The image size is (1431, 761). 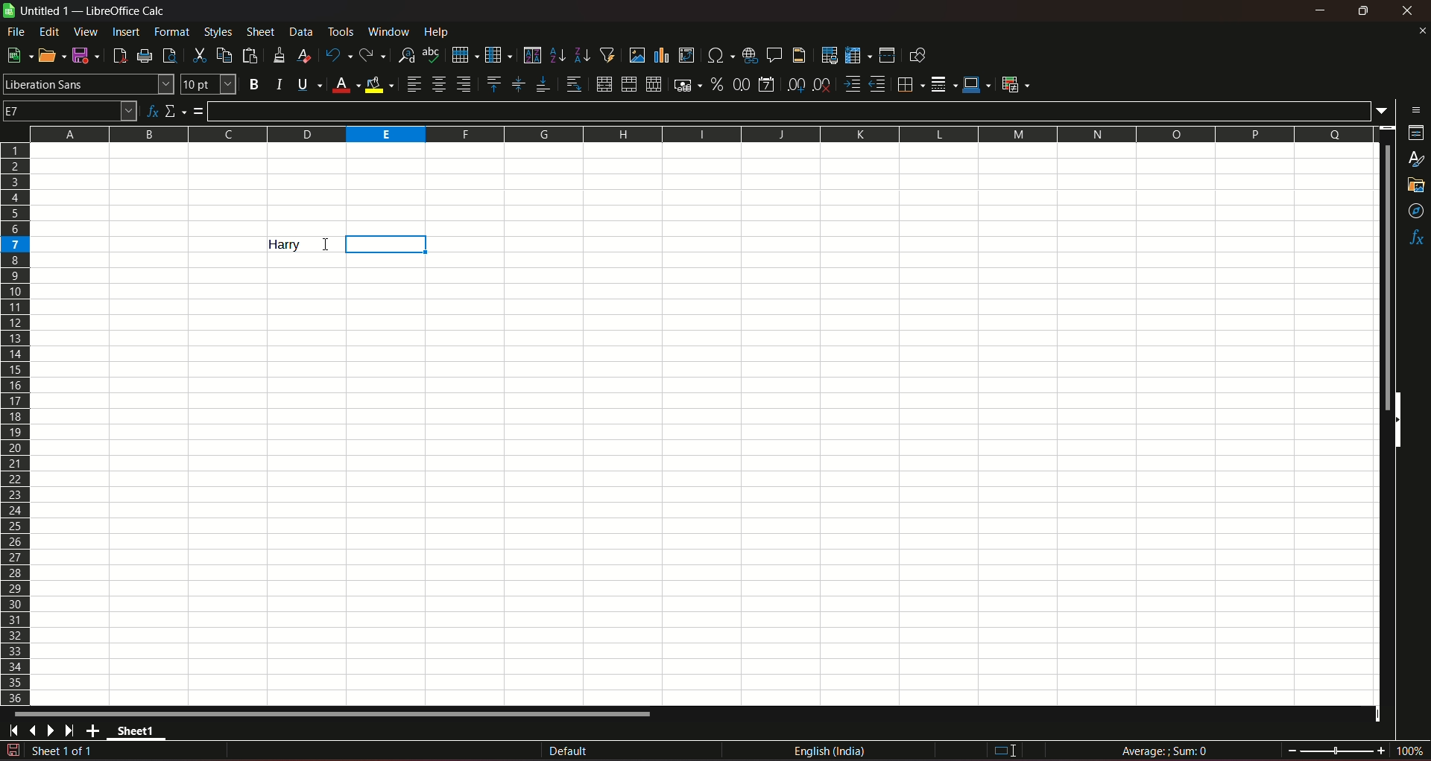 What do you see at coordinates (16, 423) in the screenshot?
I see `rows` at bounding box center [16, 423].